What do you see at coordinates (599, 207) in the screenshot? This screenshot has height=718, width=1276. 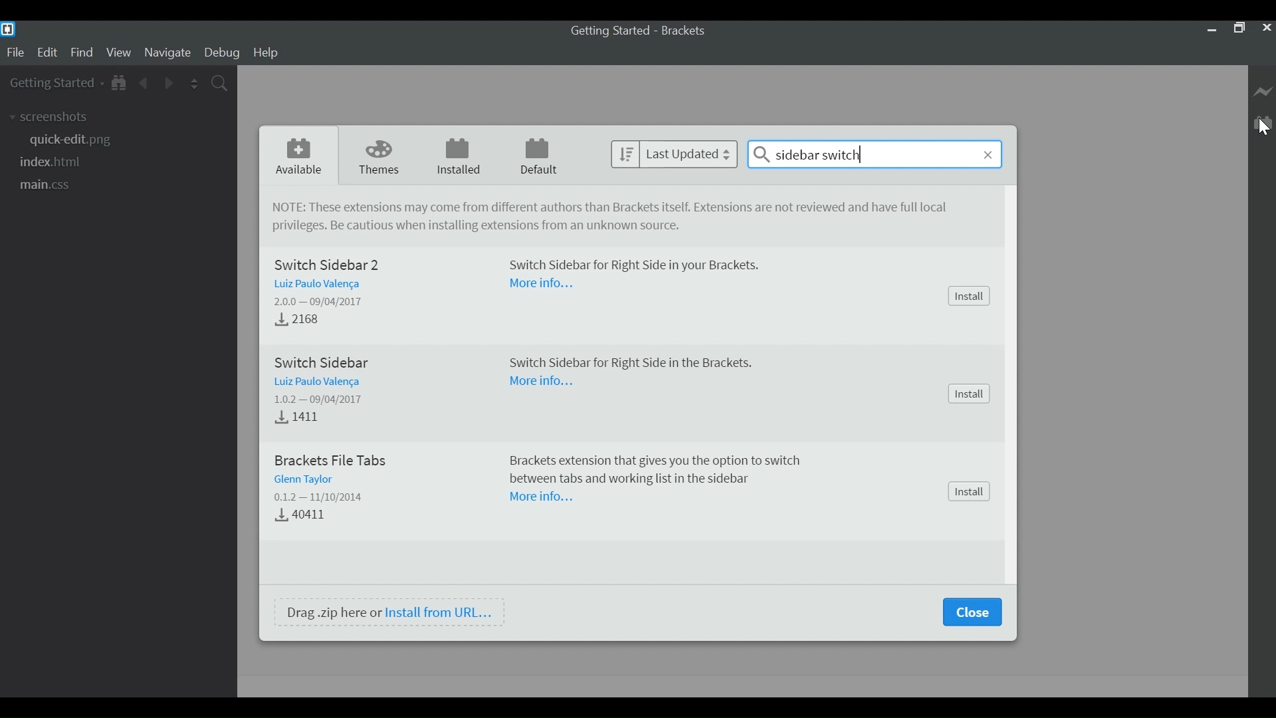 I see `NOTE: These extensions may come from different authors tan Brackets itself. Extensions are not reviewed and have full local privileges` at bounding box center [599, 207].